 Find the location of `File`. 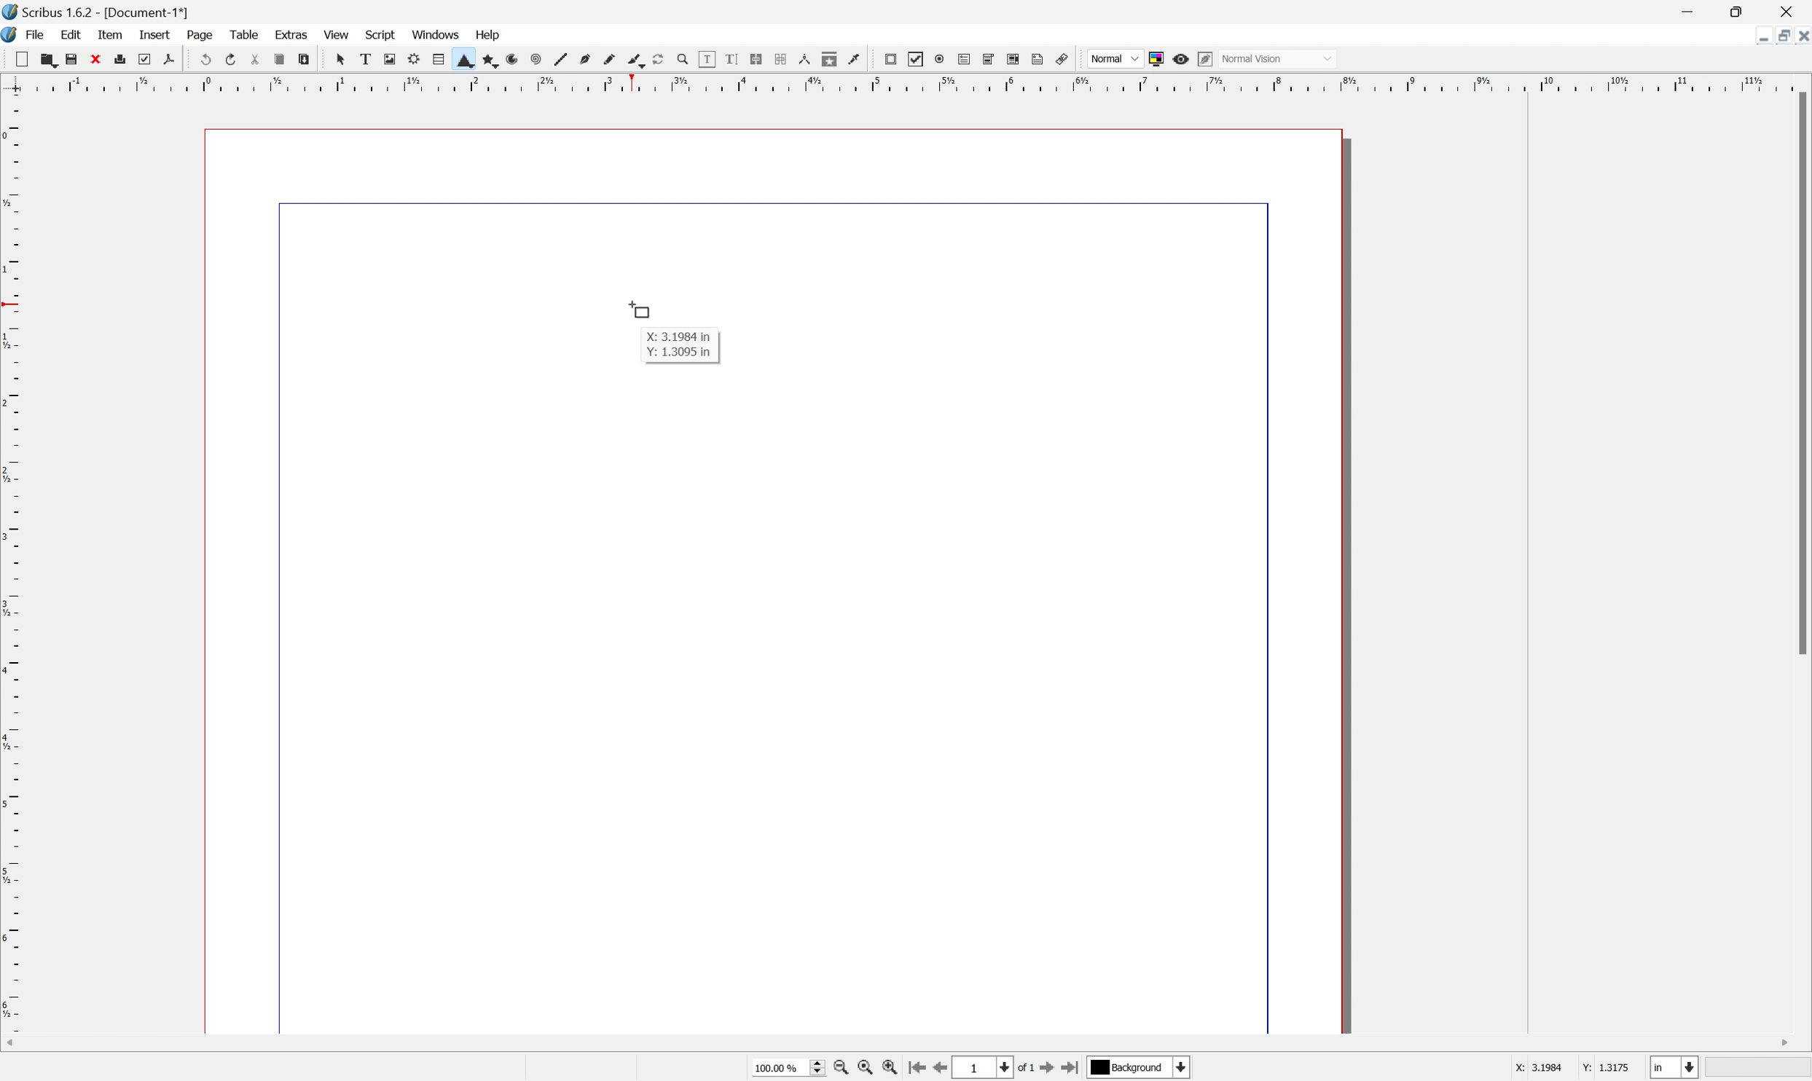

File is located at coordinates (35, 34).